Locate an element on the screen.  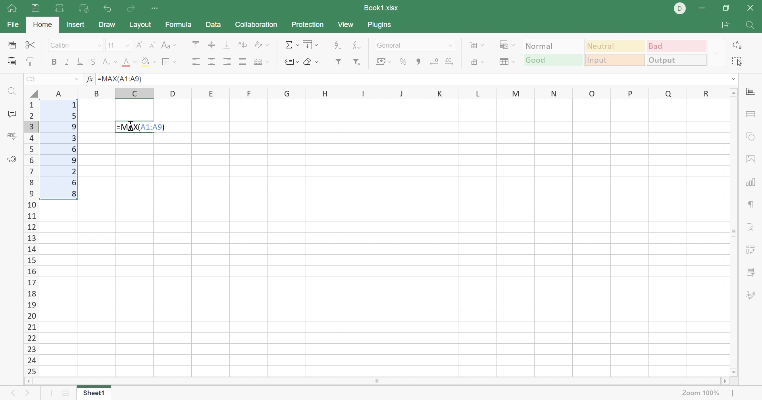
Select all is located at coordinates (737, 61).